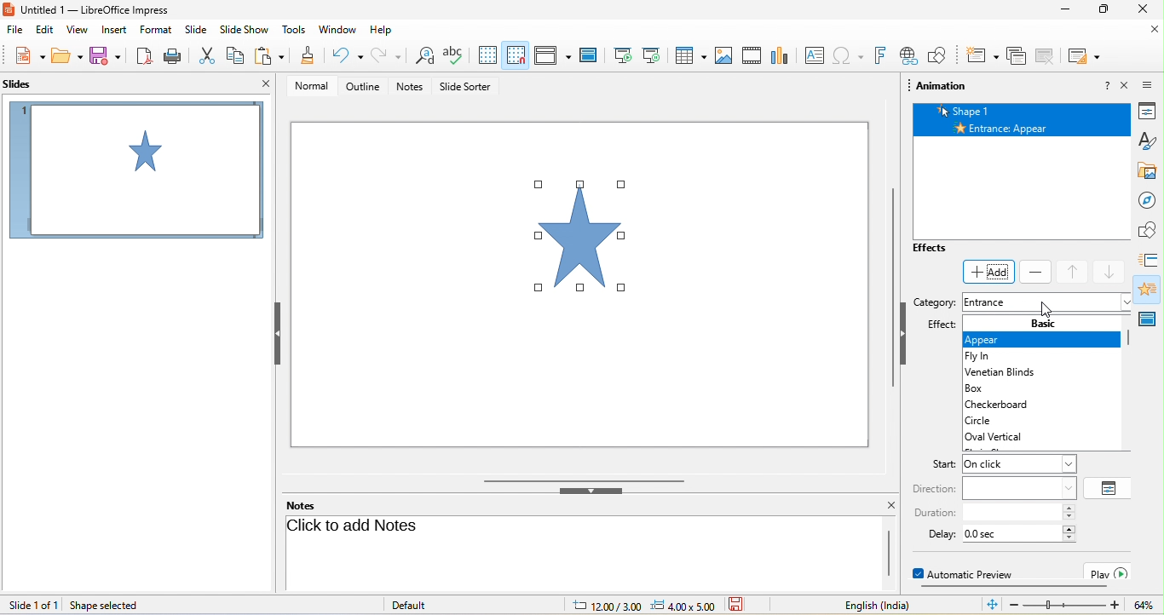 This screenshot has width=1164, height=615. I want to click on open, so click(66, 56).